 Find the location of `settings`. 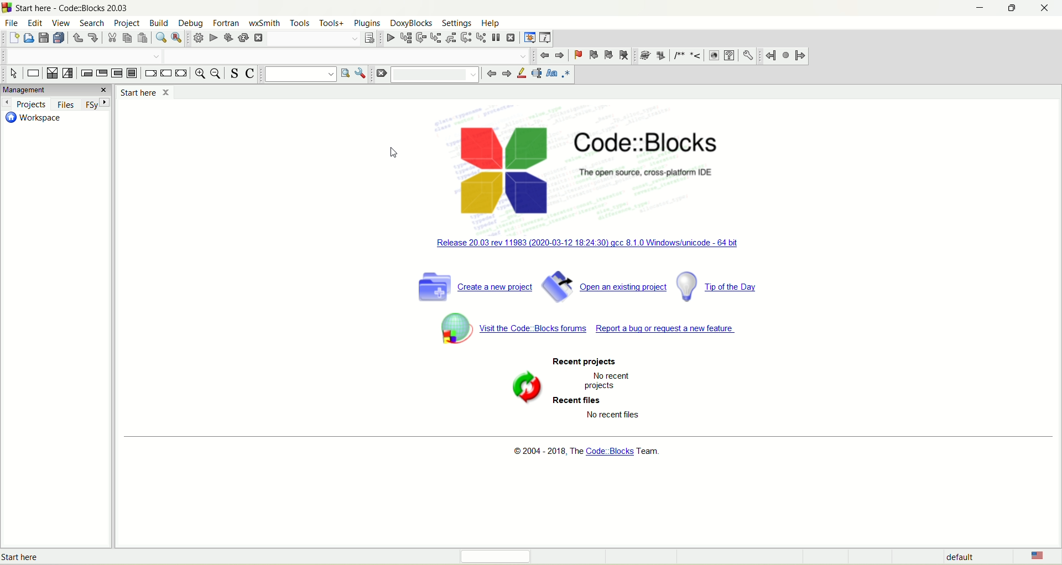

settings is located at coordinates (456, 22).